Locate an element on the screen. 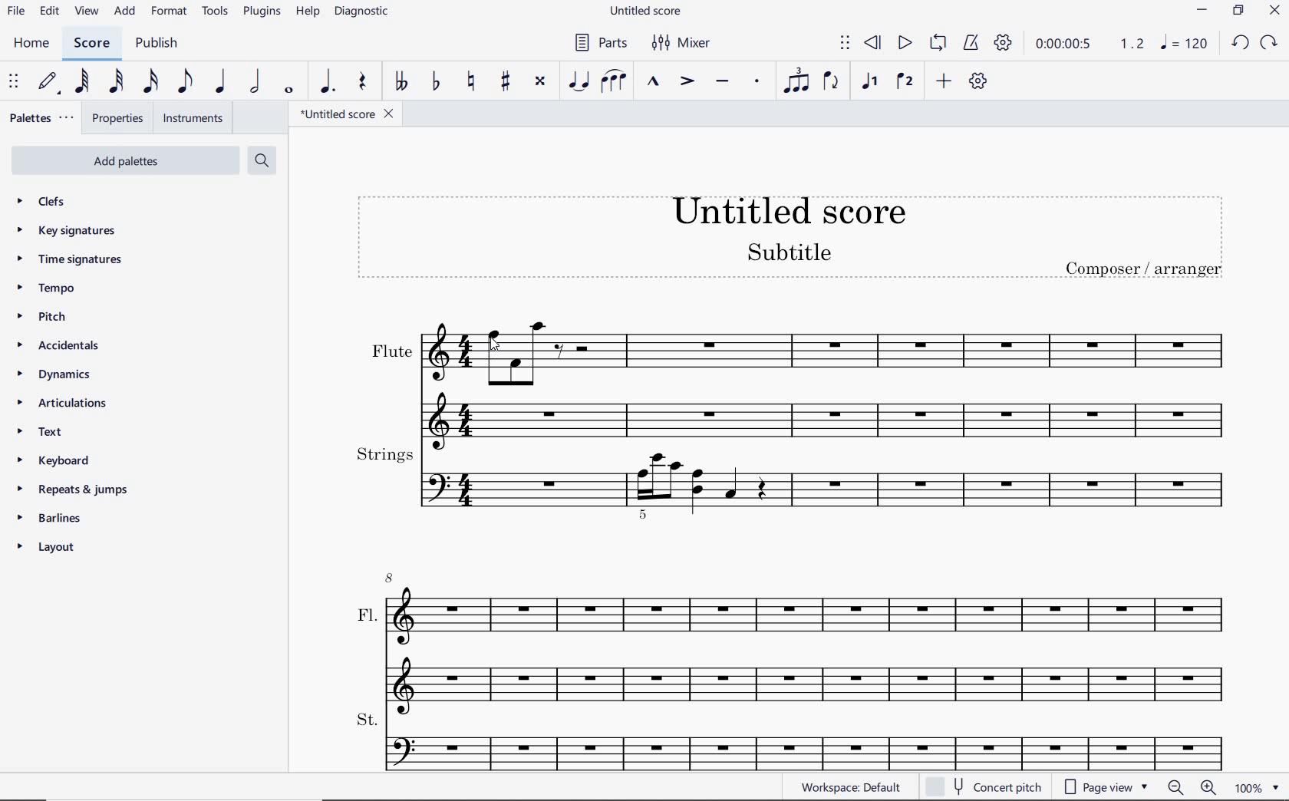  TOGGLE FLAT is located at coordinates (437, 80).